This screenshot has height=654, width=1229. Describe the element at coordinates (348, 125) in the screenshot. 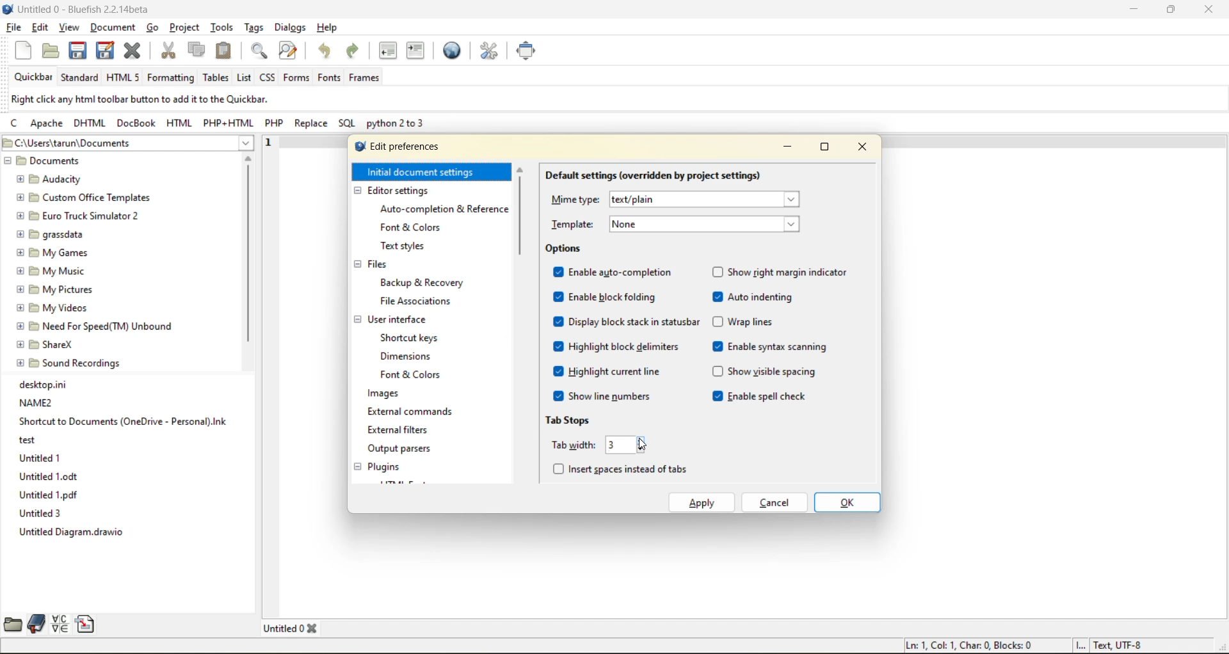

I see `sql` at that location.